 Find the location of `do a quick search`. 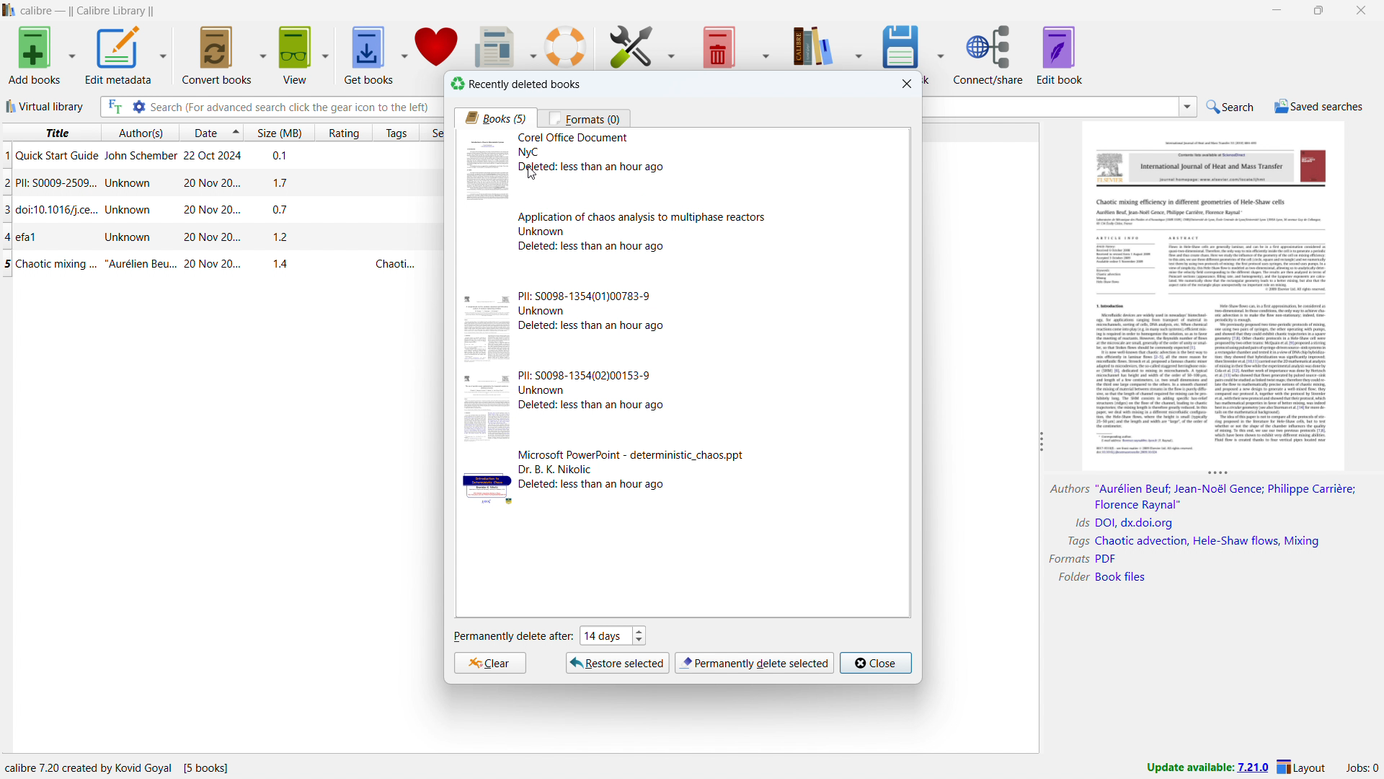

do a quick search is located at coordinates (1231, 107).